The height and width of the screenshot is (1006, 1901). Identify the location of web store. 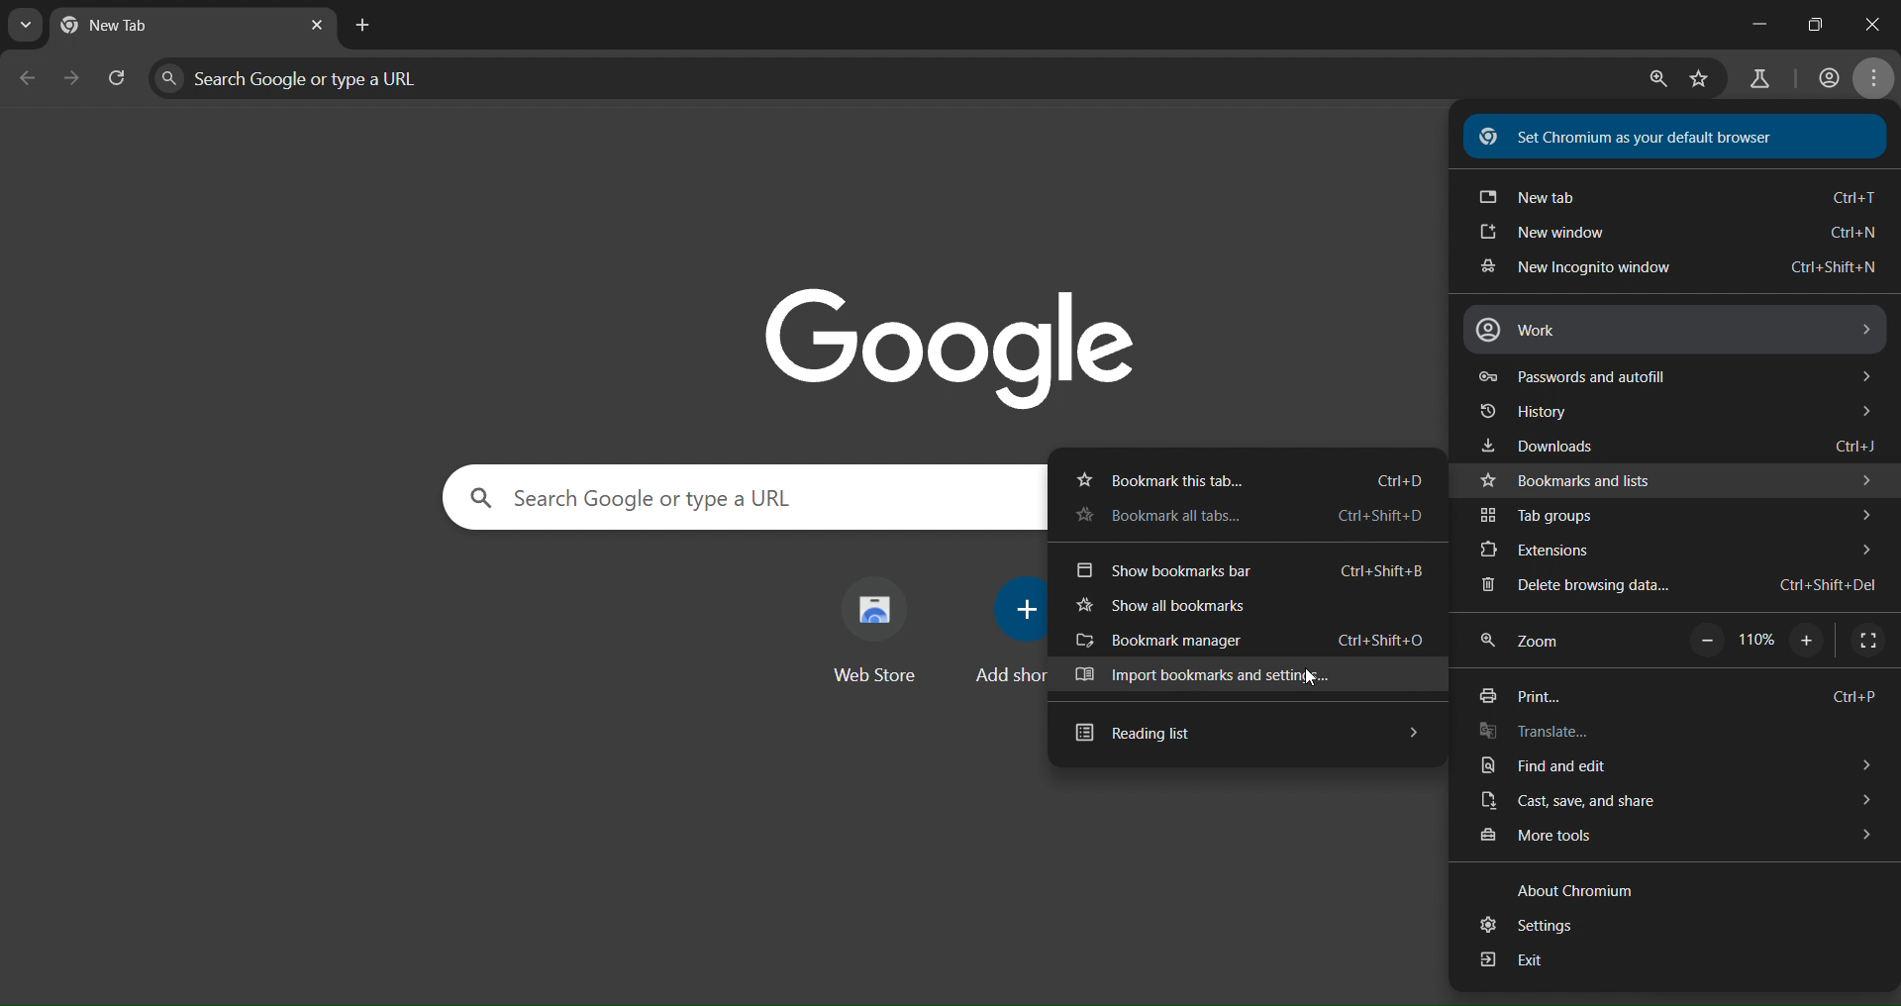
(885, 630).